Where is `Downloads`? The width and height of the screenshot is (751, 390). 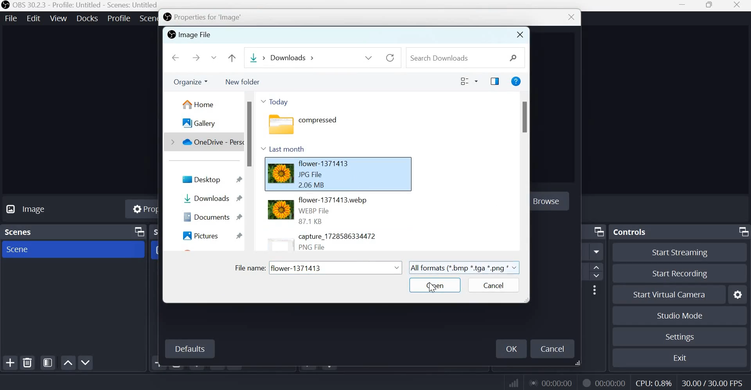 Downloads is located at coordinates (210, 199).